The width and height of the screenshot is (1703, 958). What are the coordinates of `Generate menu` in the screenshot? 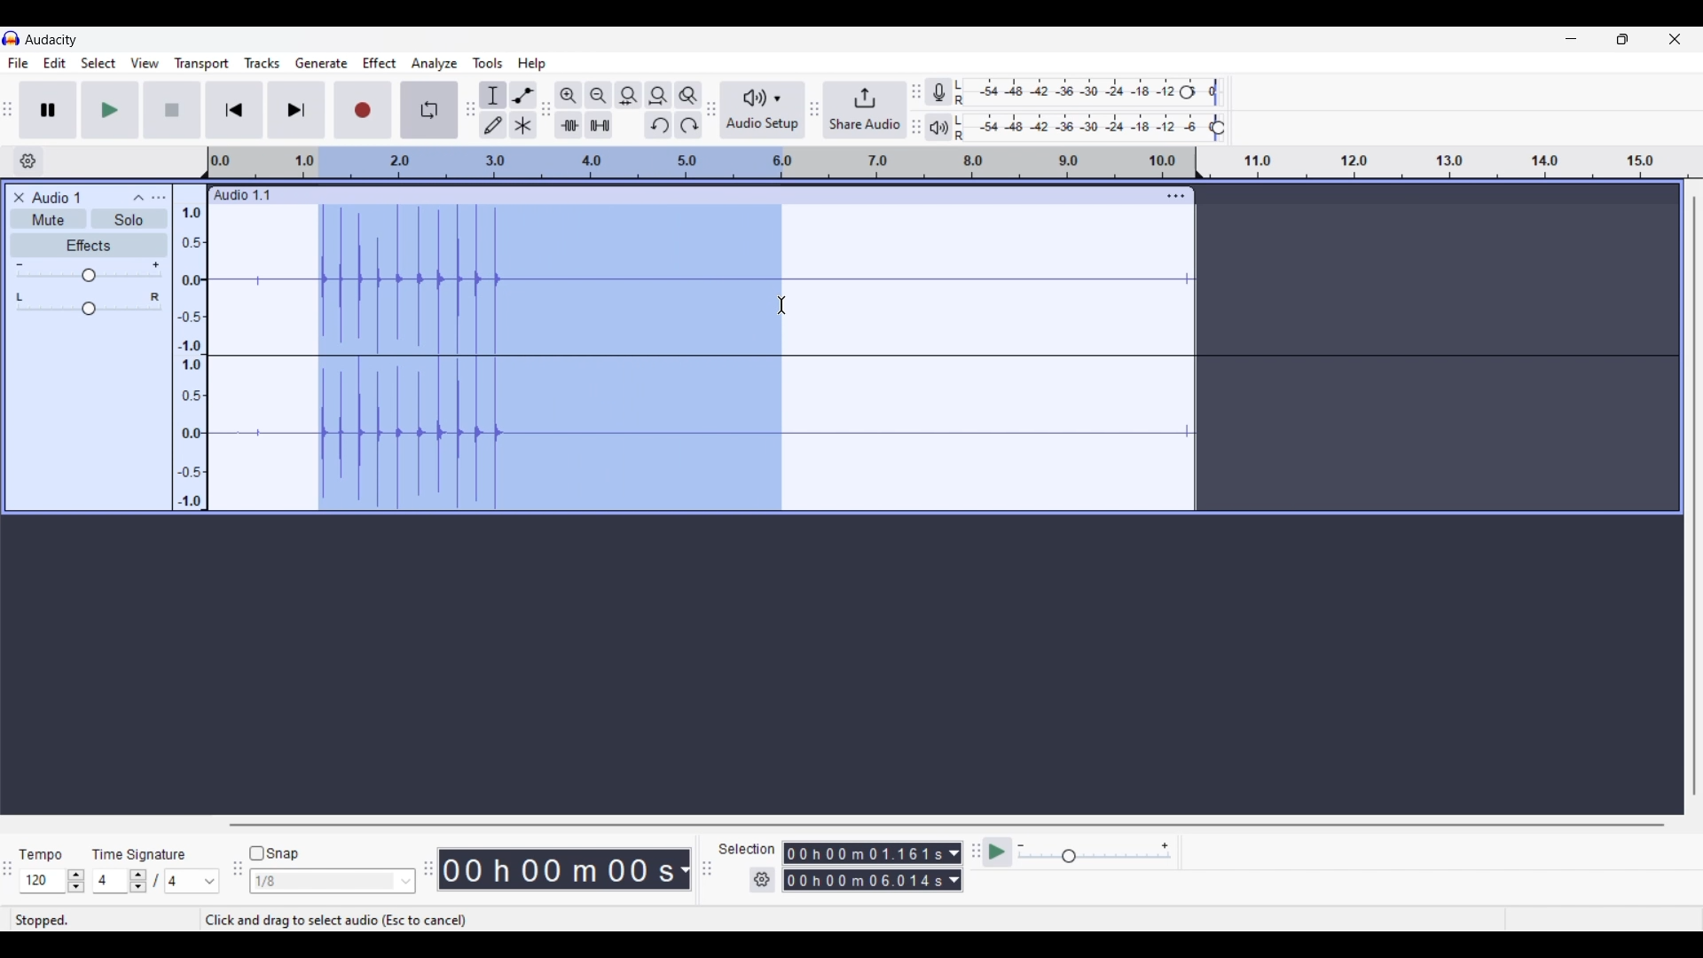 It's located at (321, 64).